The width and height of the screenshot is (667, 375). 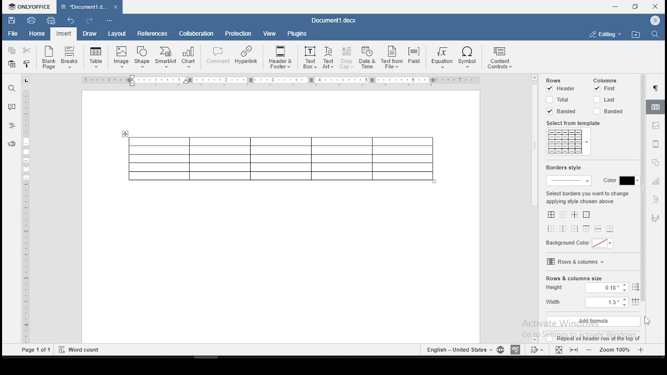 What do you see at coordinates (309, 58) in the screenshot?
I see `Text Box` at bounding box center [309, 58].